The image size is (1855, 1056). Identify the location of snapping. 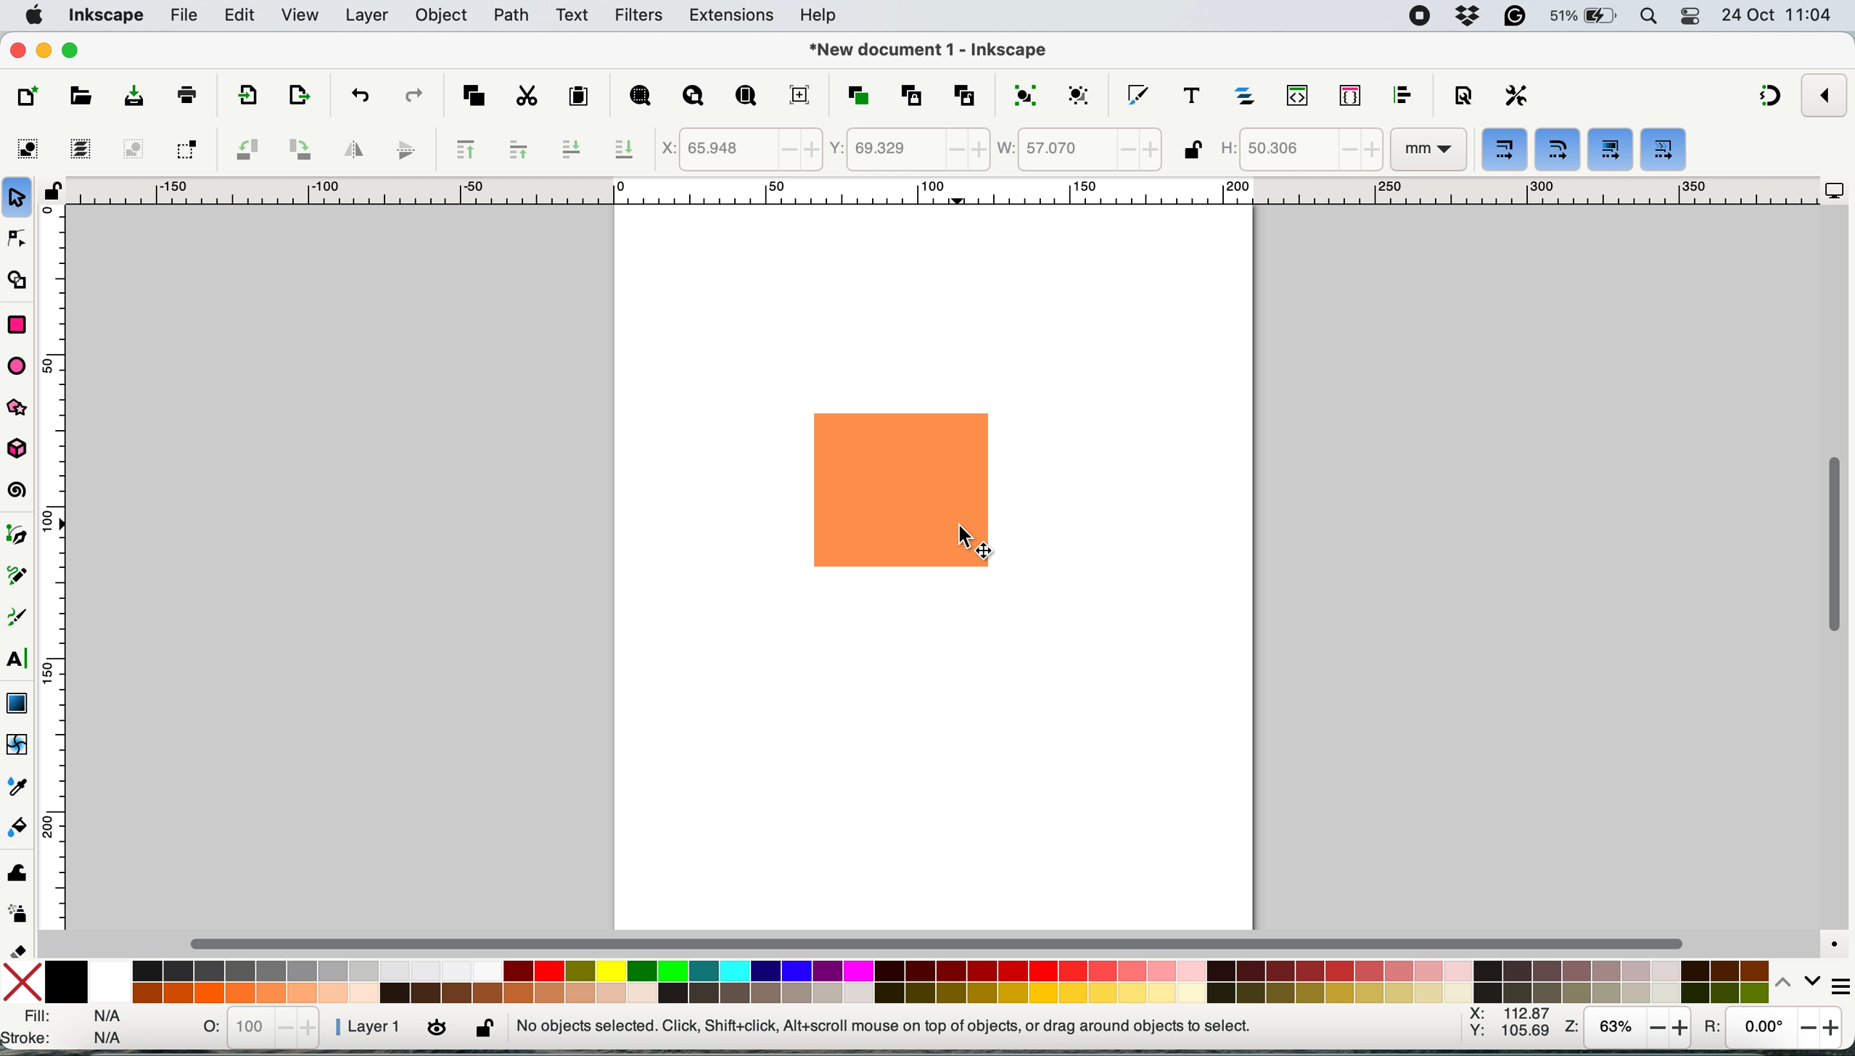
(1772, 97).